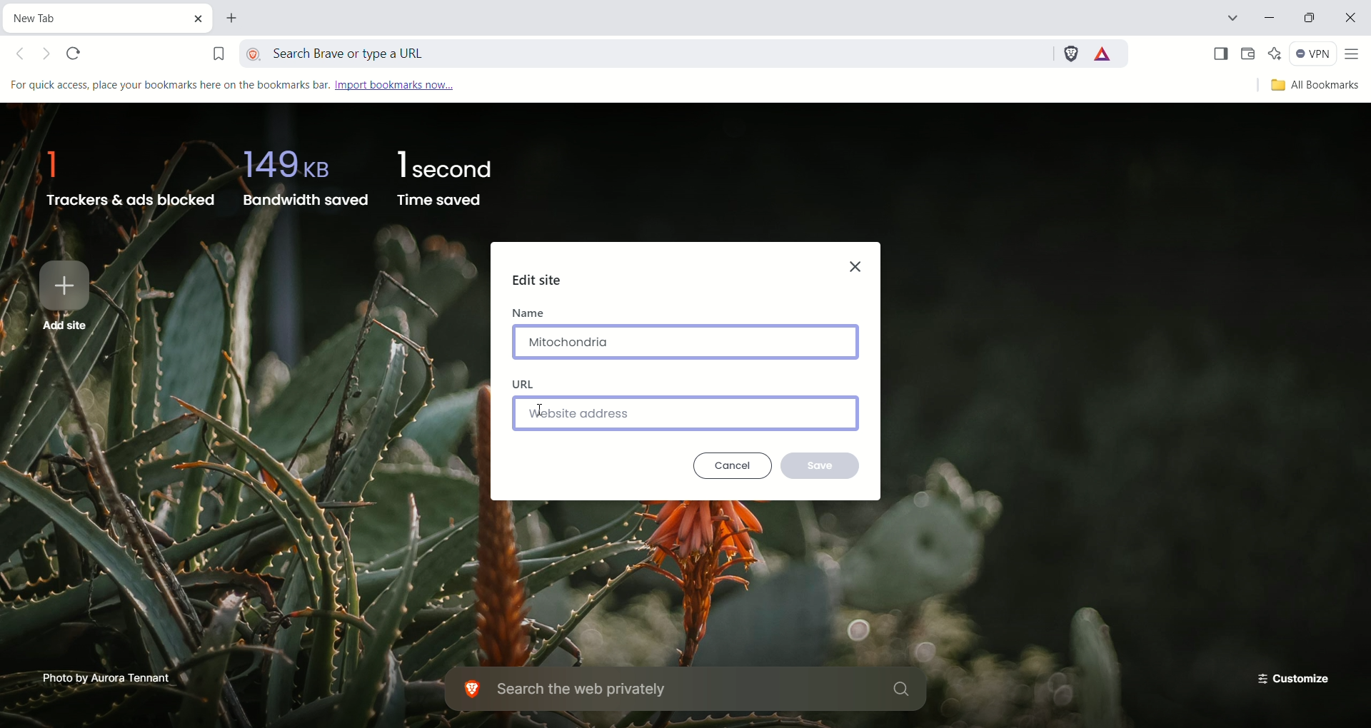 The image size is (1371, 728). I want to click on new tab, so click(234, 20).